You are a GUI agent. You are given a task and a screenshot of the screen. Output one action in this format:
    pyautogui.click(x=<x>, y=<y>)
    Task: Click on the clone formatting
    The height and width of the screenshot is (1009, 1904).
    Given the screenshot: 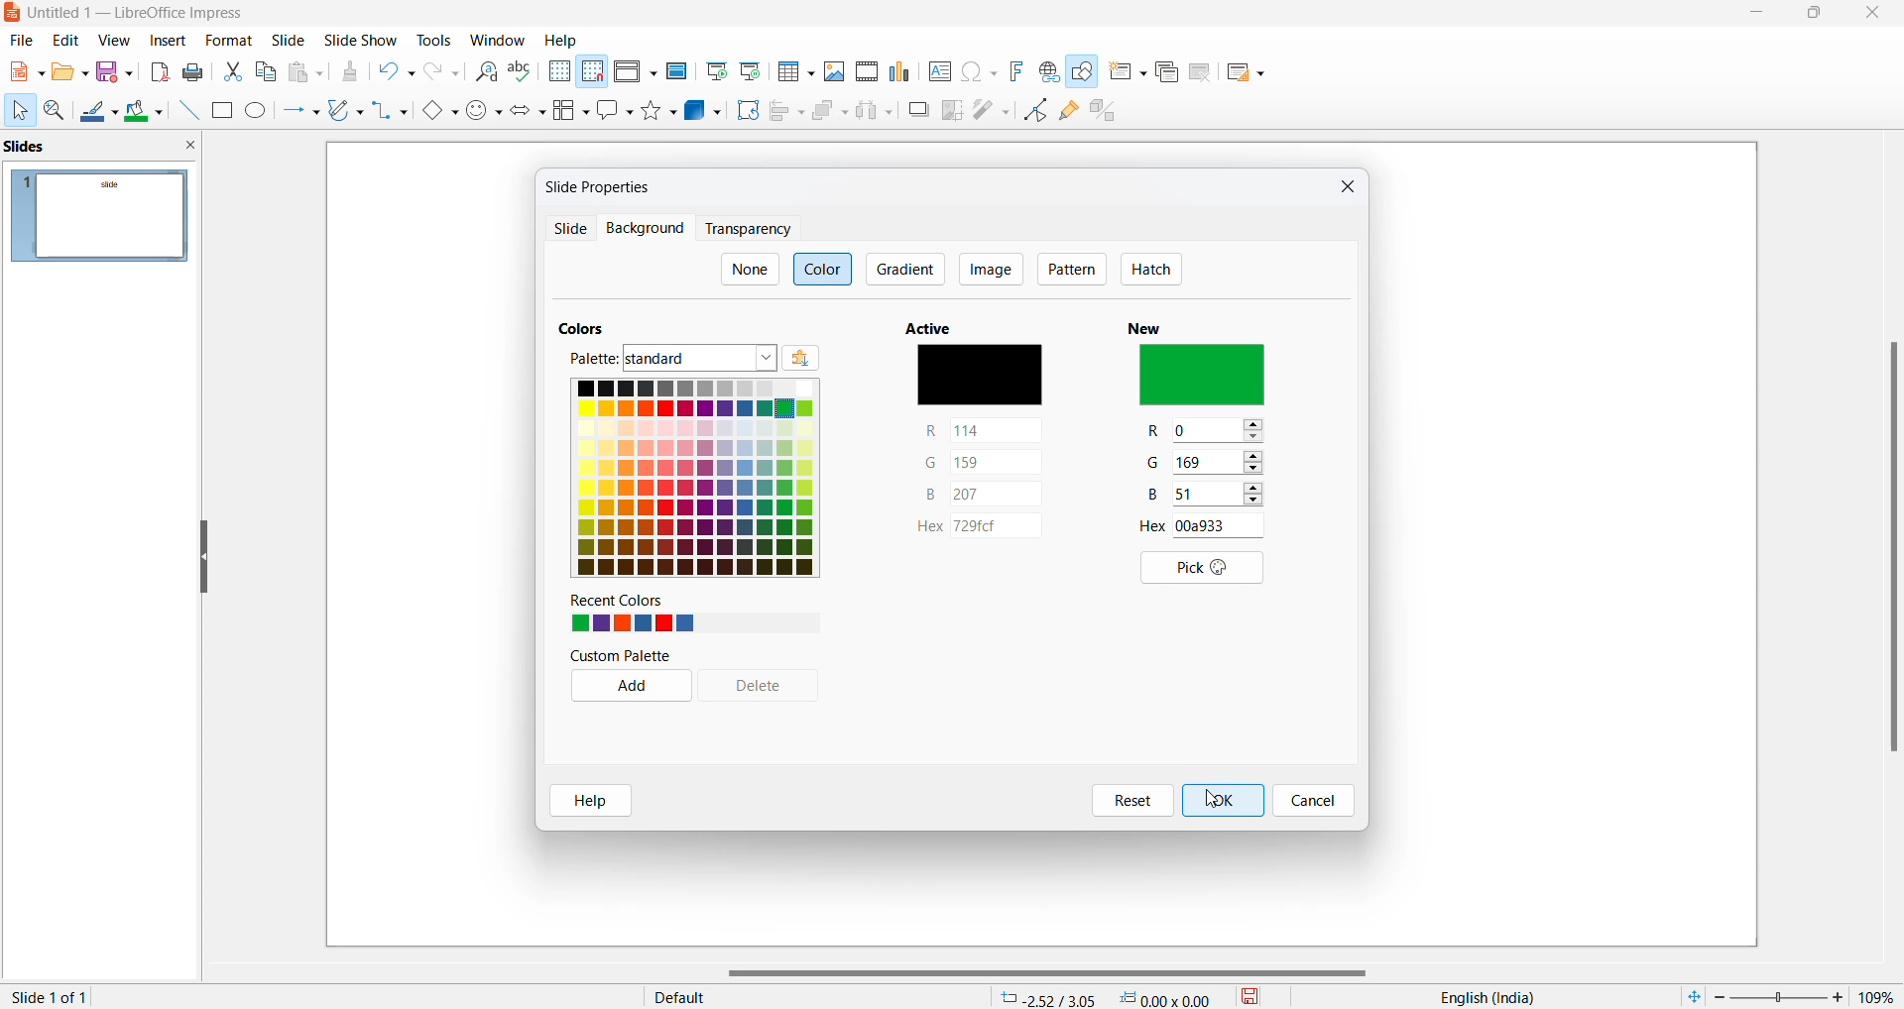 What is the action you would take?
    pyautogui.click(x=349, y=74)
    